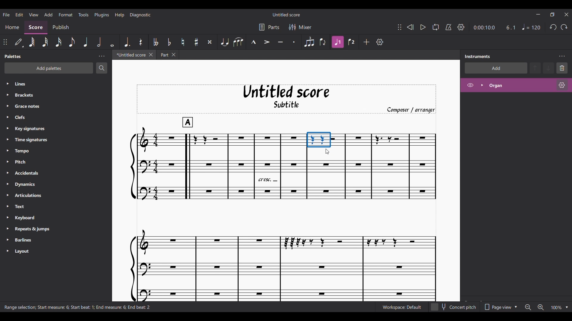  What do you see at coordinates (6, 14) in the screenshot?
I see `File menu` at bounding box center [6, 14].